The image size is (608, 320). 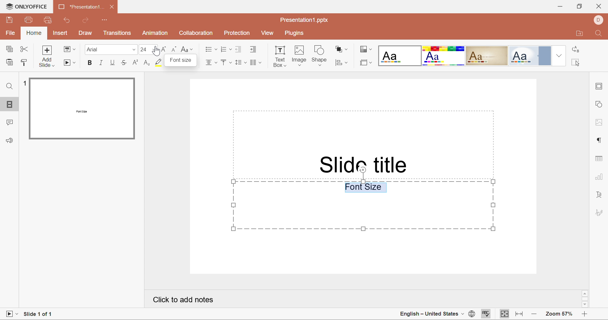 I want to click on Cursor, so click(x=156, y=52).